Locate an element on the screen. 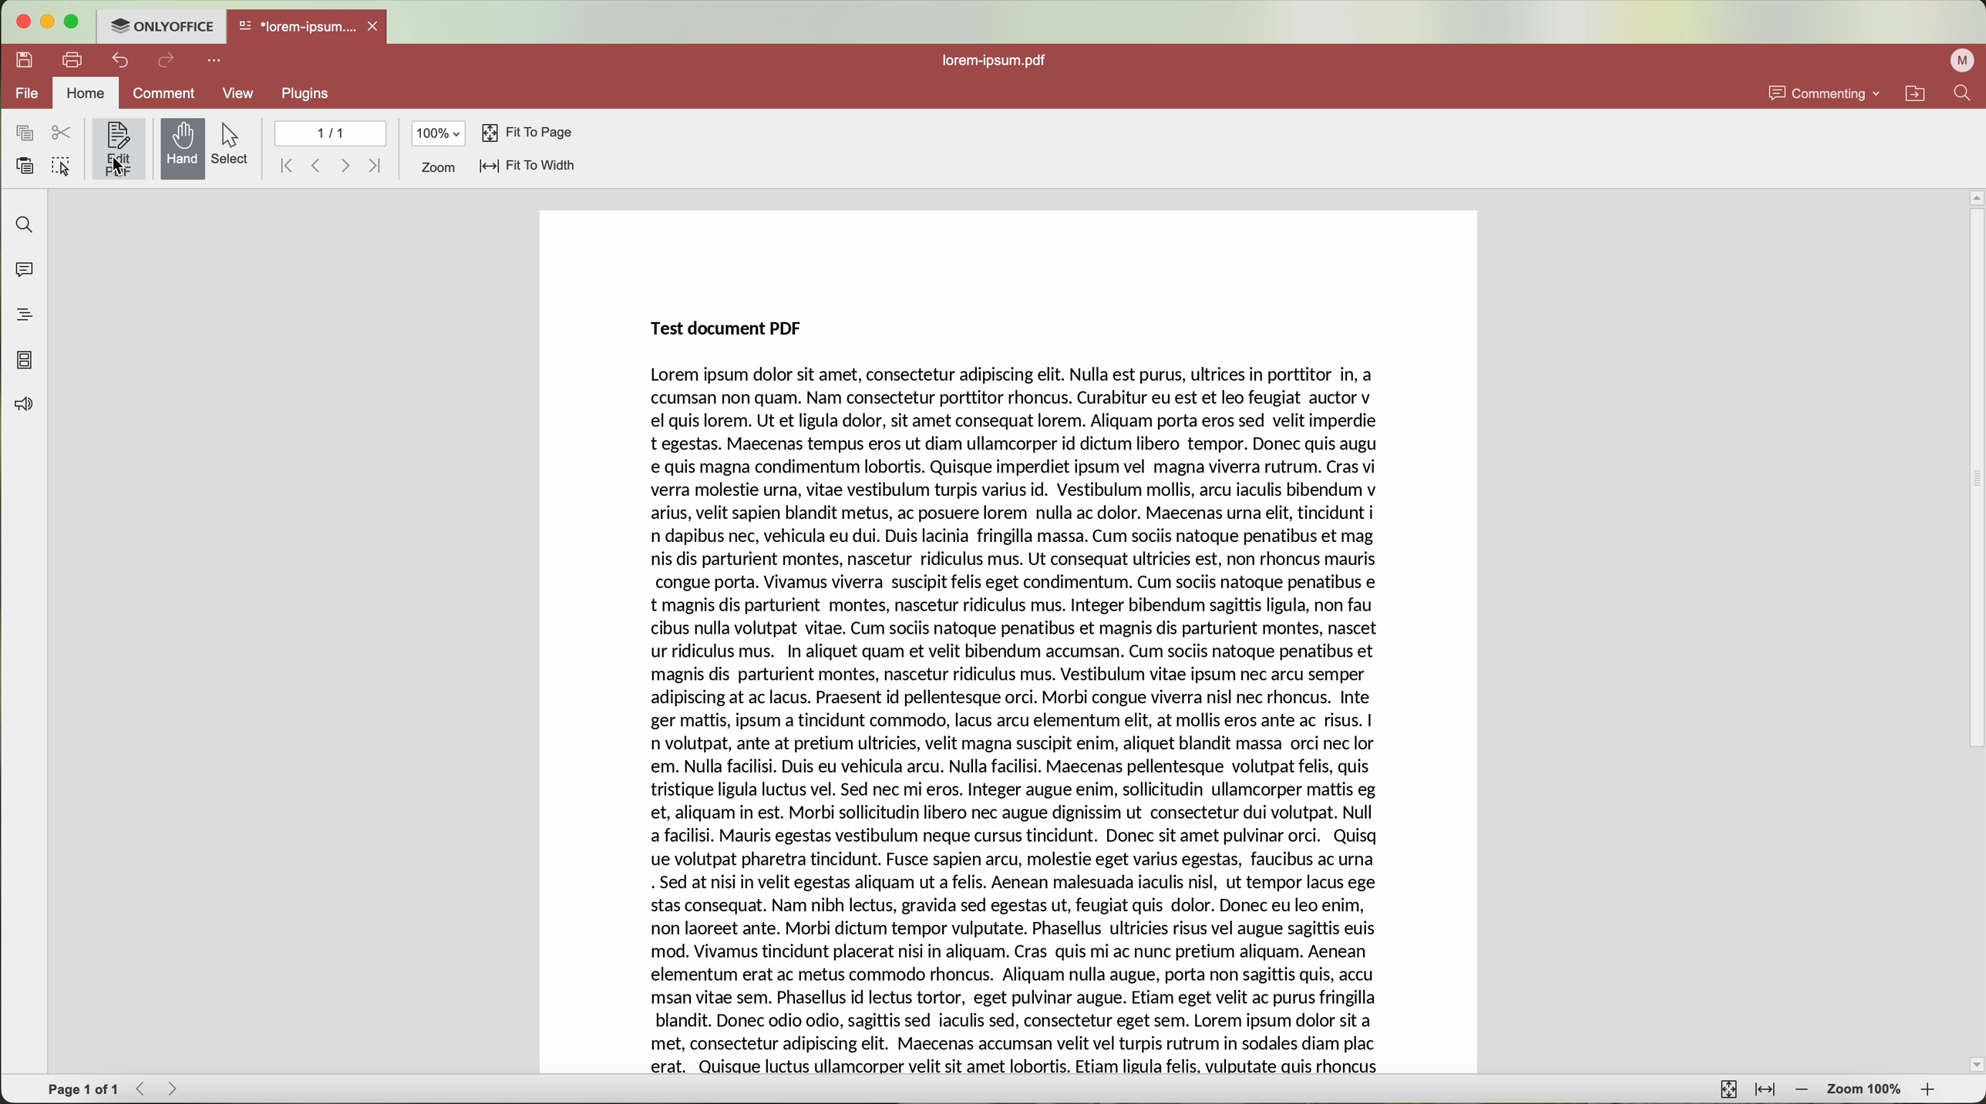 The image size is (1986, 1104). open file location is located at coordinates (1915, 94).